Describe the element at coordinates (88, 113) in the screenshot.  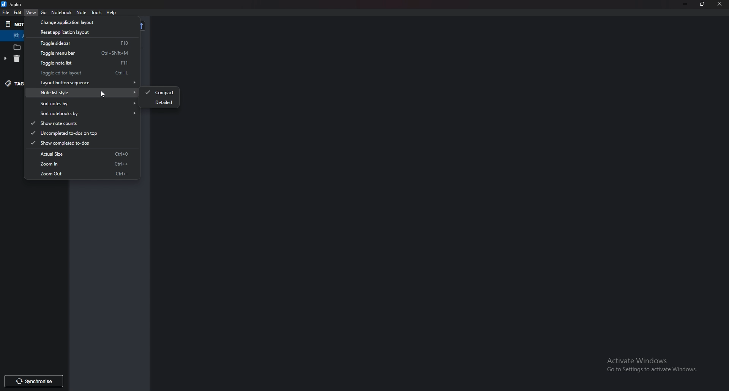
I see `sort notebooks by` at that location.